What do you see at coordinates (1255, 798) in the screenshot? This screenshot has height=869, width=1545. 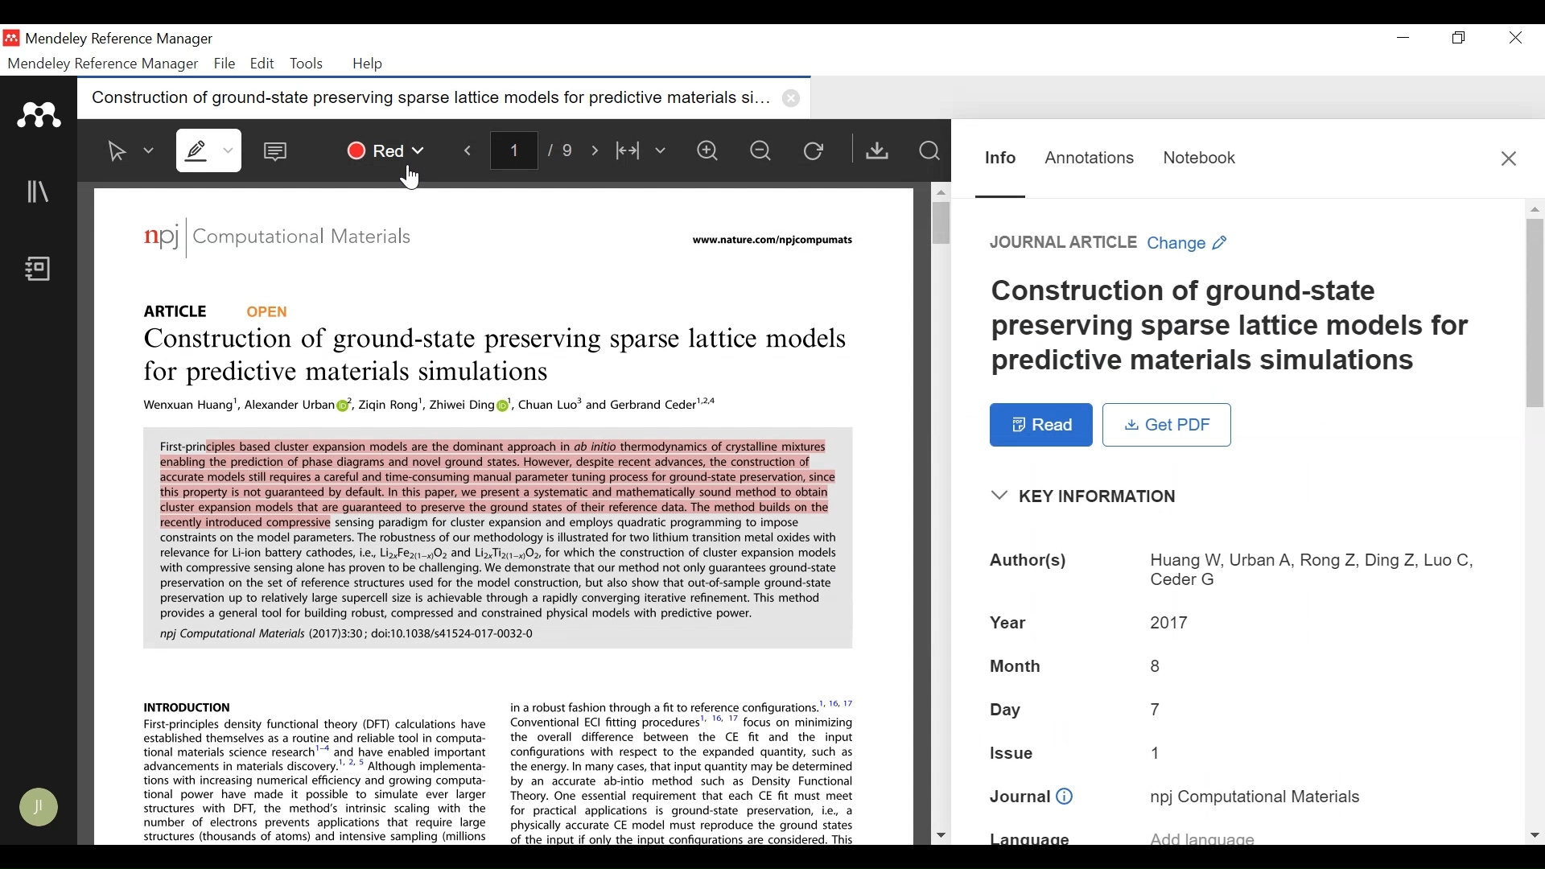 I see `npj Computational Materials` at bounding box center [1255, 798].